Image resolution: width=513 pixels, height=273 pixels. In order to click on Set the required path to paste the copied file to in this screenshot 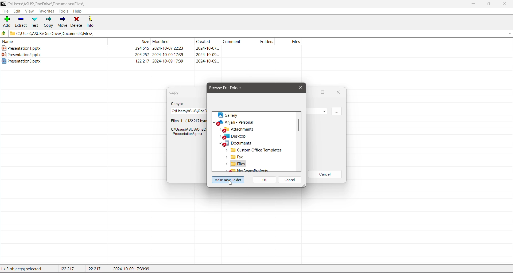, I will do `click(188, 111)`.